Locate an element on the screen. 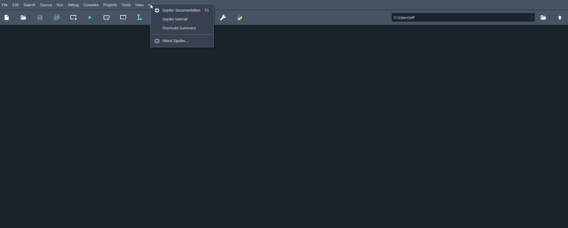 This screenshot has height=228, width=568. Save file is located at coordinates (40, 17).